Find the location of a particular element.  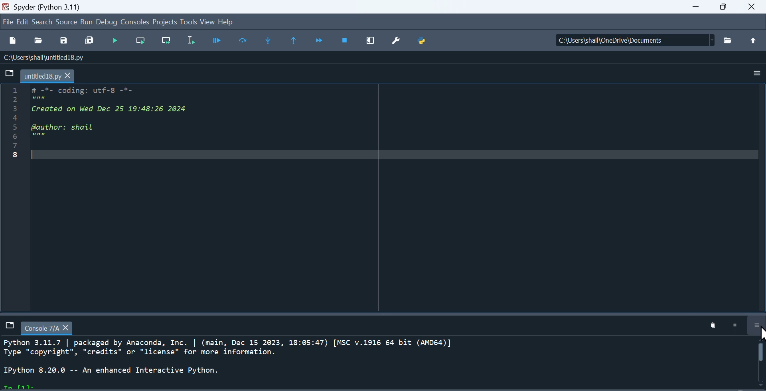

more options is located at coordinates (756, 325).